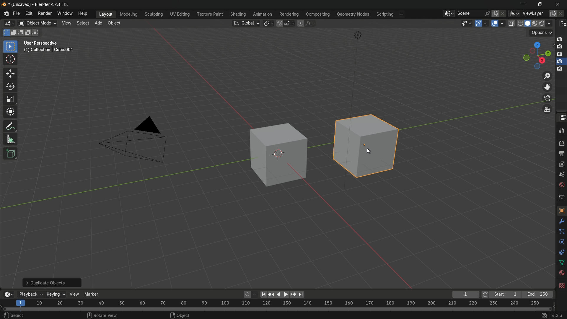 This screenshot has width=567, height=319. I want to click on render, so click(562, 143).